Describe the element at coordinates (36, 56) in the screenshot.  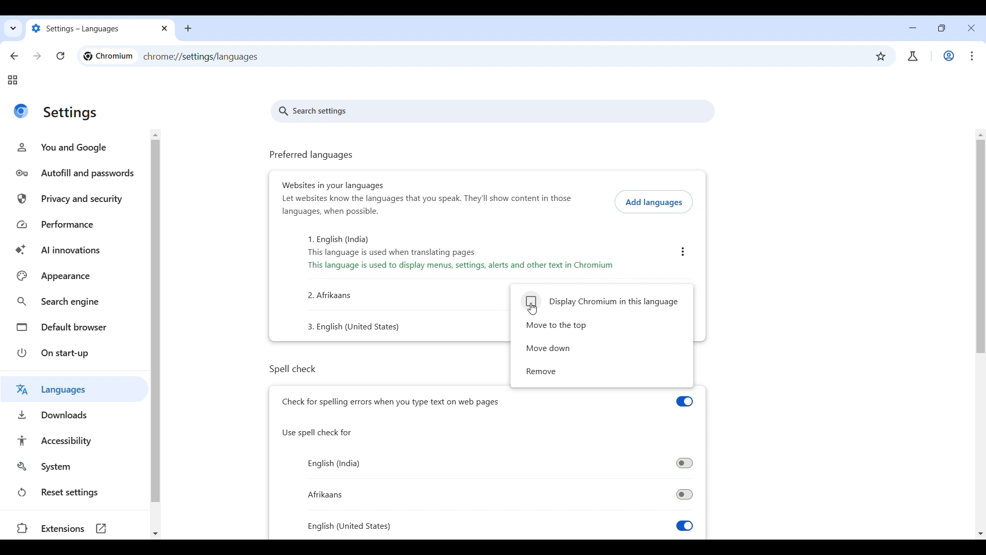
I see `Go forward` at that location.